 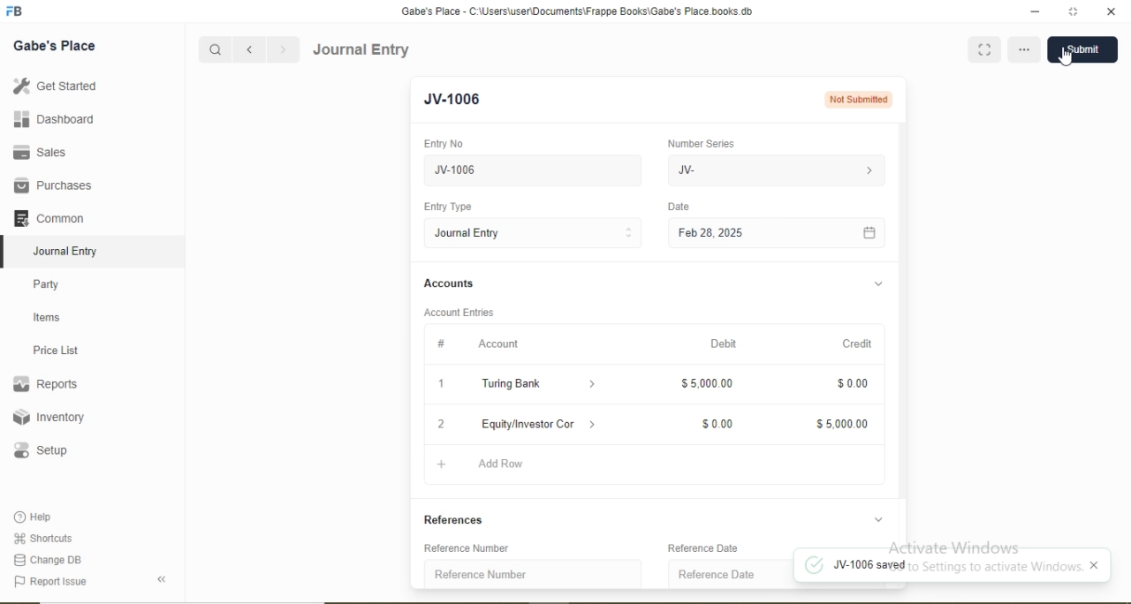 What do you see at coordinates (530, 424) in the screenshot?
I see `Equity/Investor Con` at bounding box center [530, 424].